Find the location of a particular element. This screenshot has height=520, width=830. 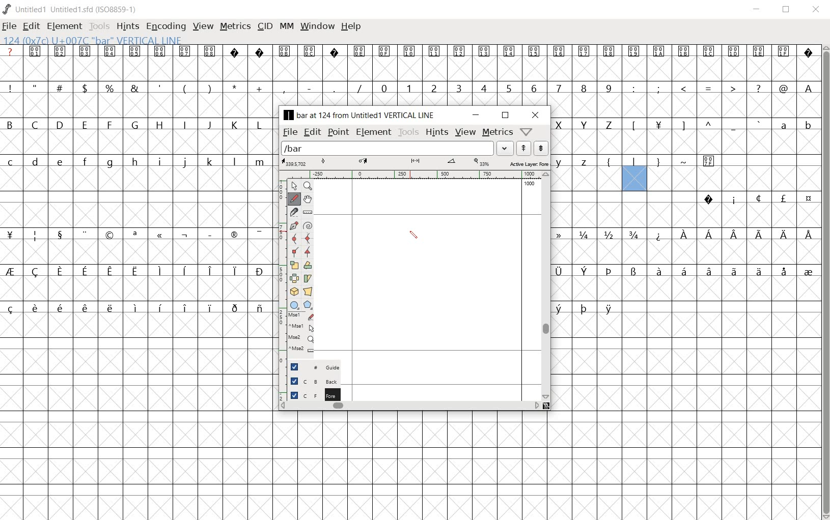

empty cells is located at coordinates (139, 251).